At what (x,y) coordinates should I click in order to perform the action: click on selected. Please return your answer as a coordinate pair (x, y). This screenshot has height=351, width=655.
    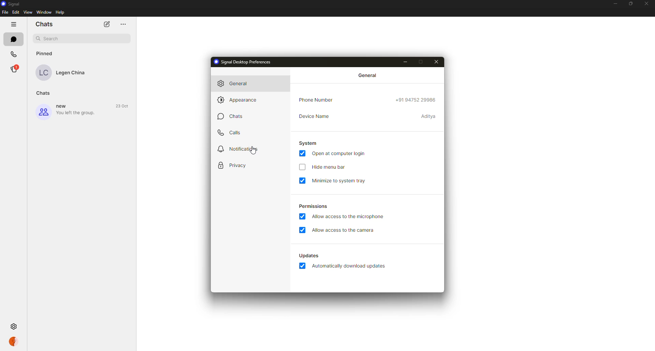
    Looking at the image, I should click on (302, 153).